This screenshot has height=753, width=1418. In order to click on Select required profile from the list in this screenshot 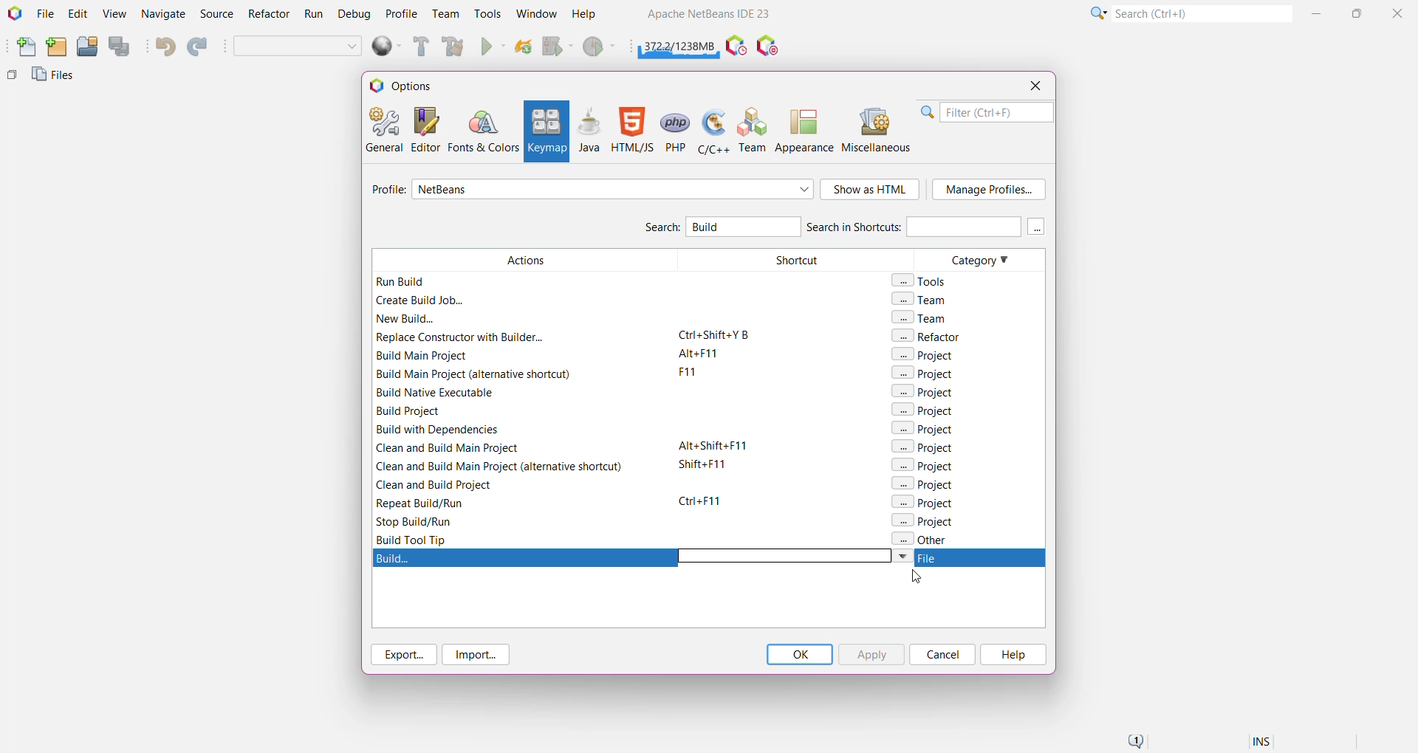, I will do `click(613, 189)`.